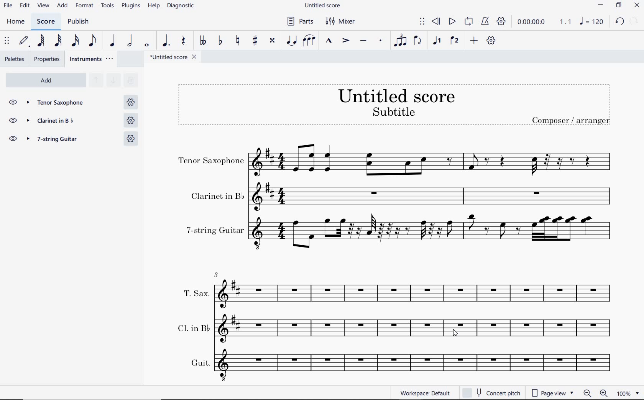 Image resolution: width=644 pixels, height=400 pixels. Describe the element at coordinates (59, 140) in the screenshot. I see `7 string guitar` at that location.